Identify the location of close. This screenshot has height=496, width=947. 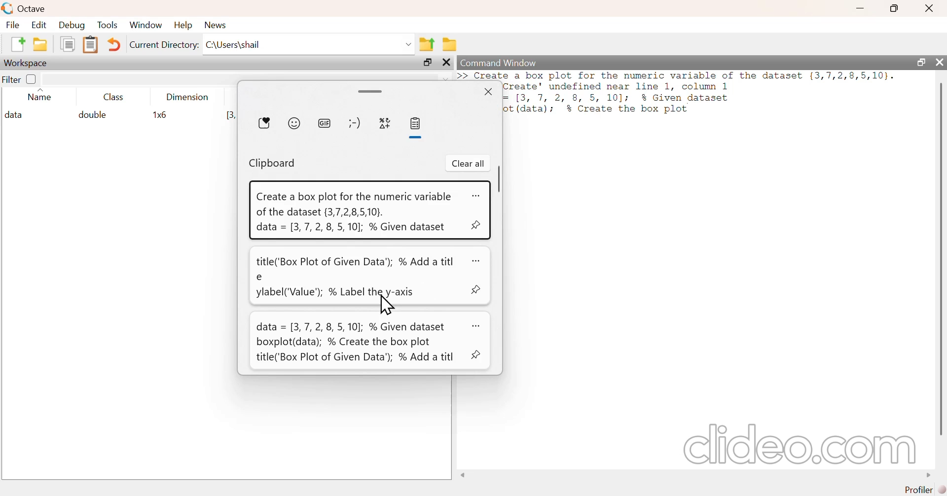
(940, 63).